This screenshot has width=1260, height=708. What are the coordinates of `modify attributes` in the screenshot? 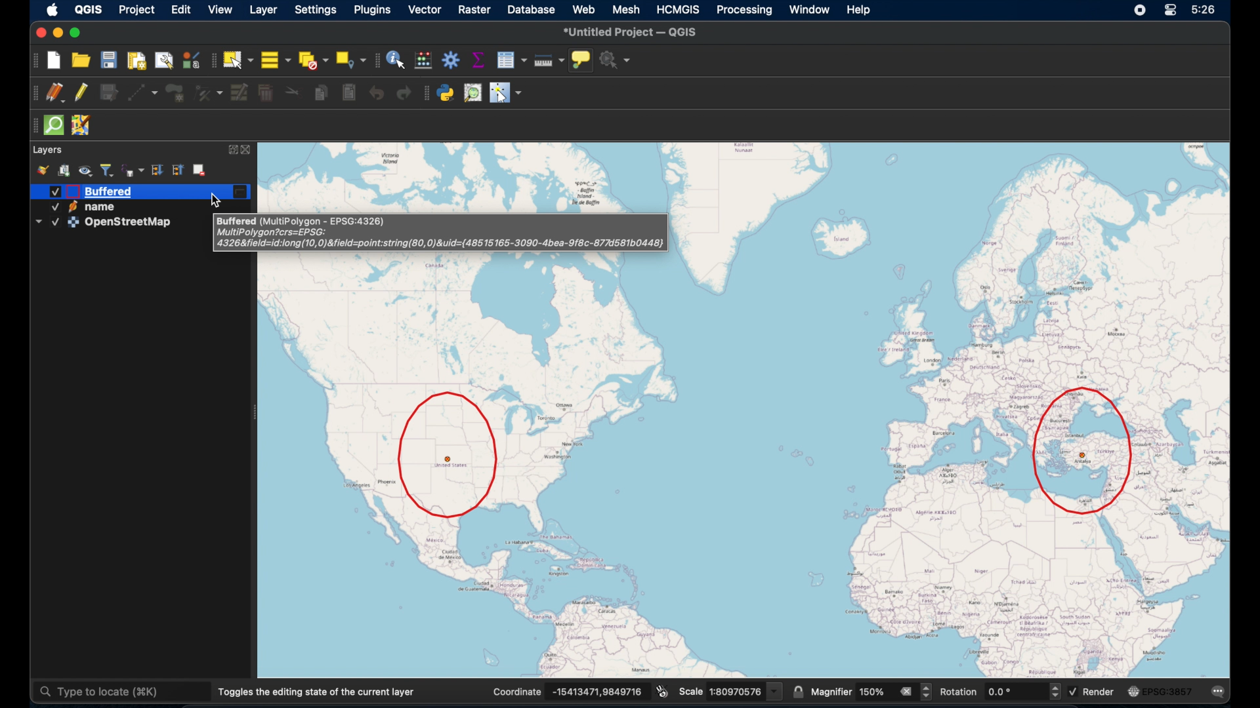 It's located at (239, 91).